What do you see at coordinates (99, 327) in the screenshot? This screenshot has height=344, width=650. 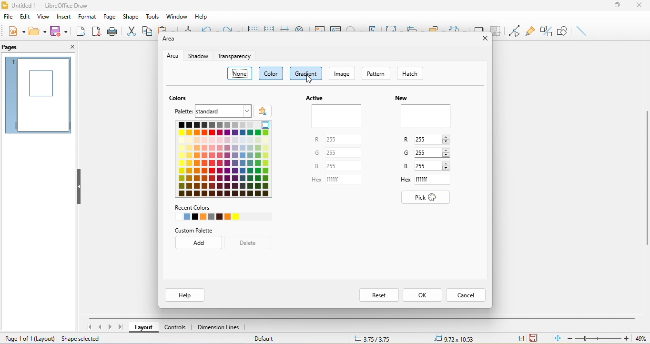 I see `previous page` at bounding box center [99, 327].